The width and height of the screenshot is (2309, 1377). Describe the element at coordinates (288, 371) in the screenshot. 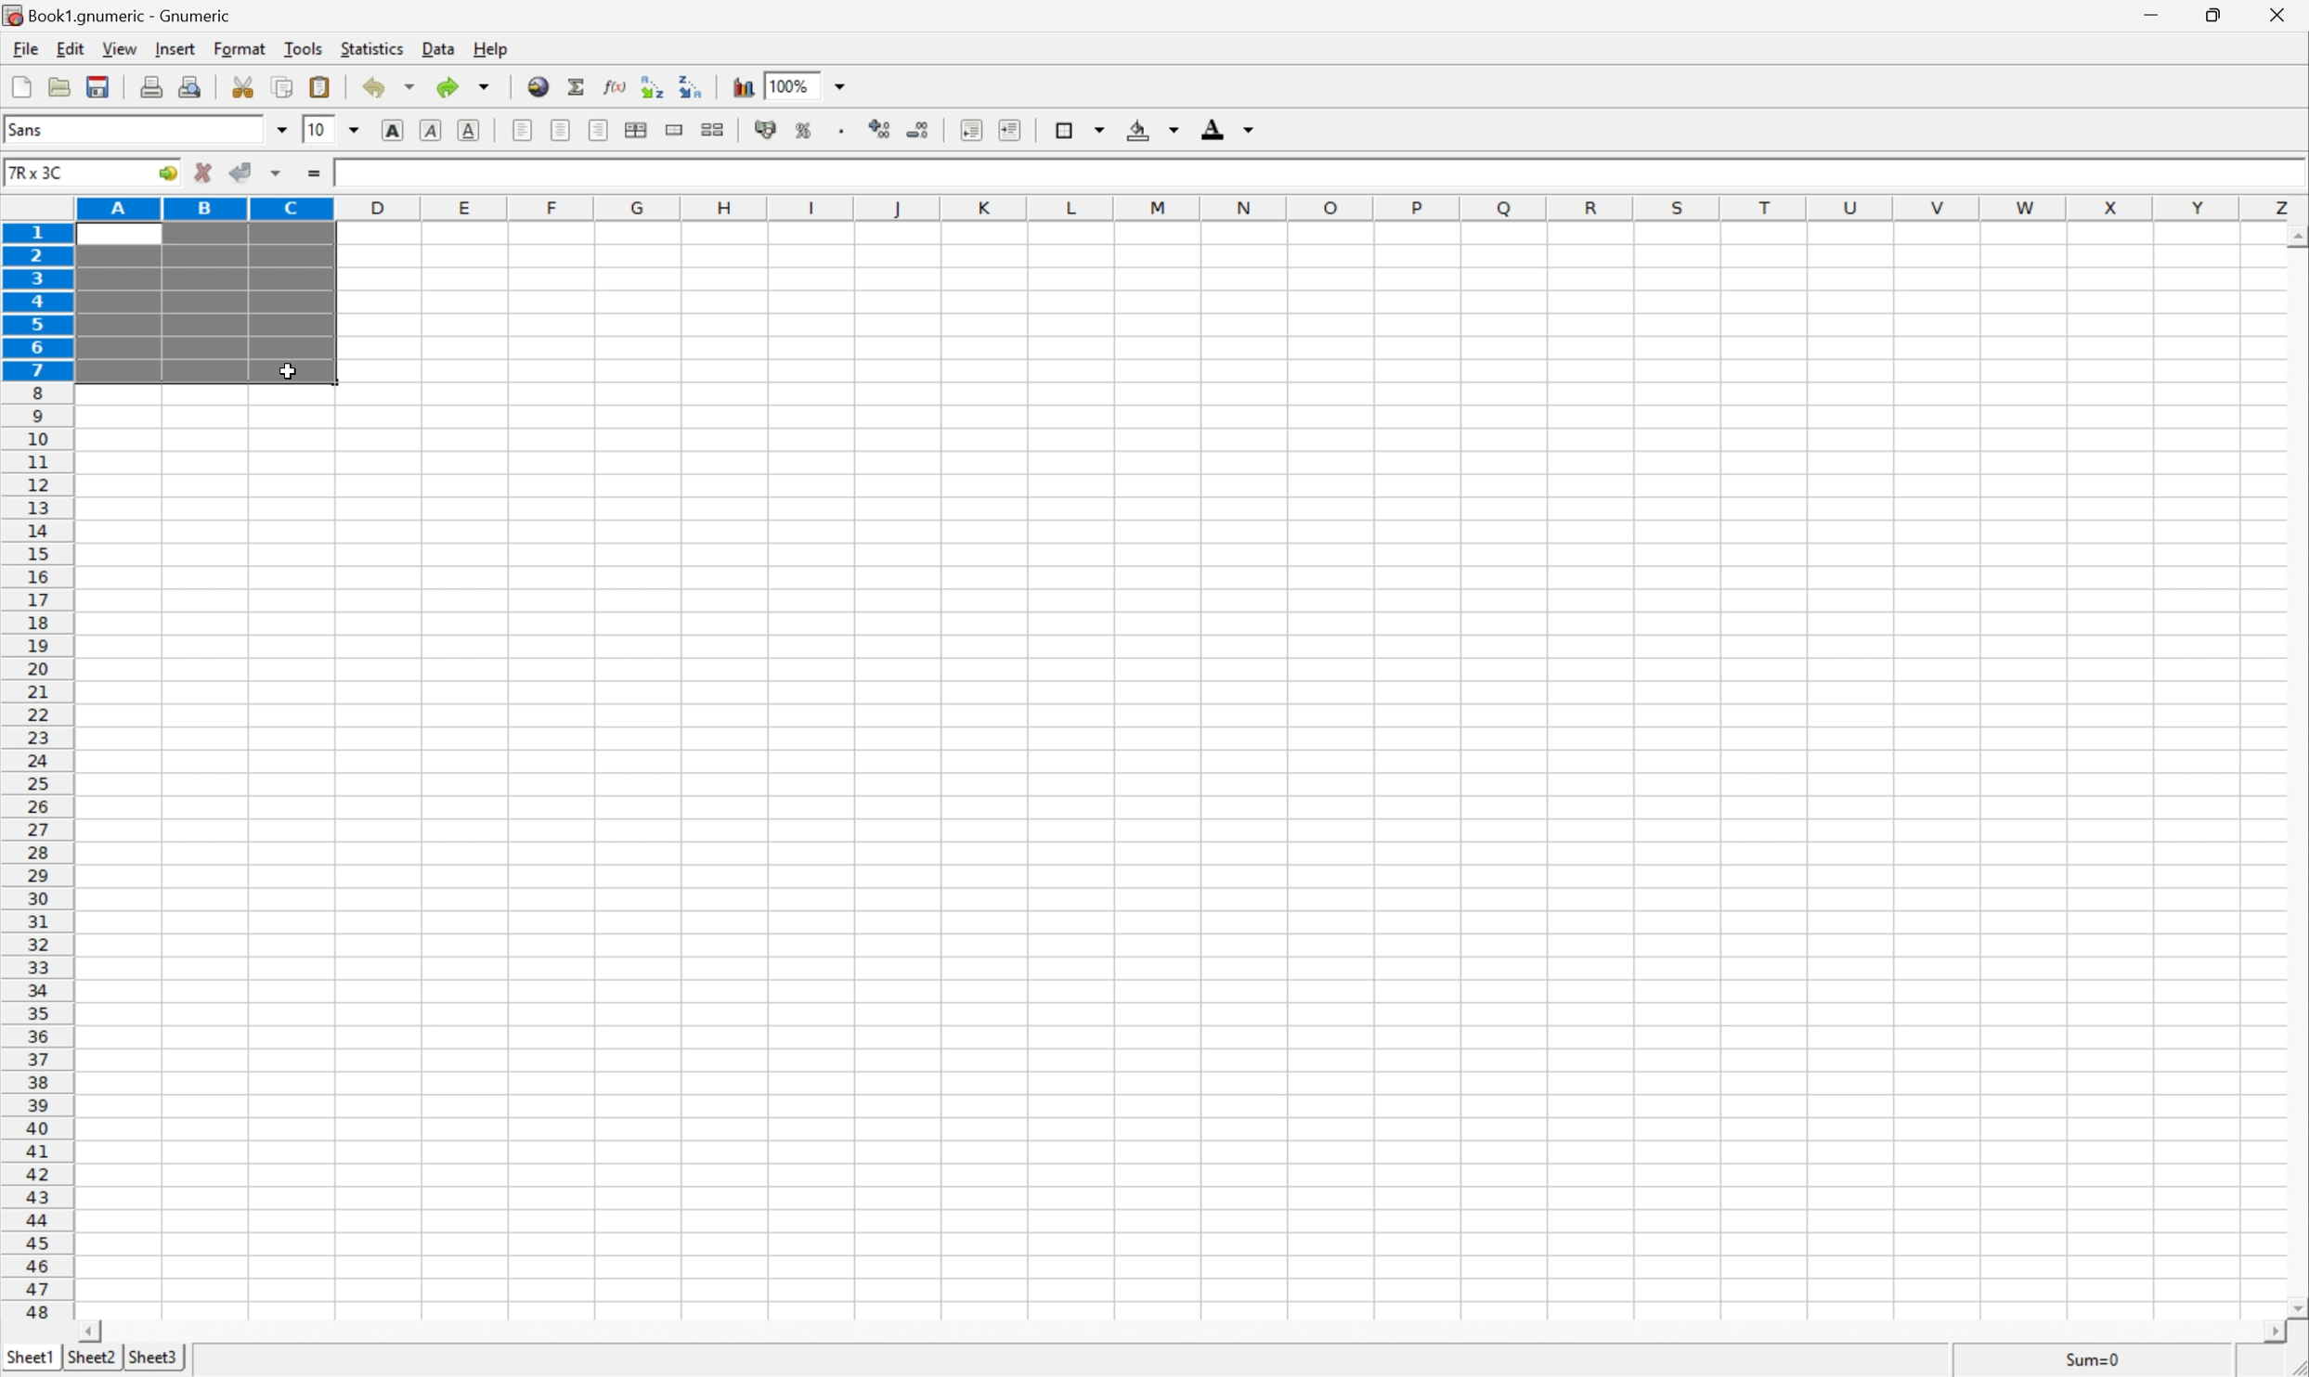

I see `Cursor on cell C7` at that location.